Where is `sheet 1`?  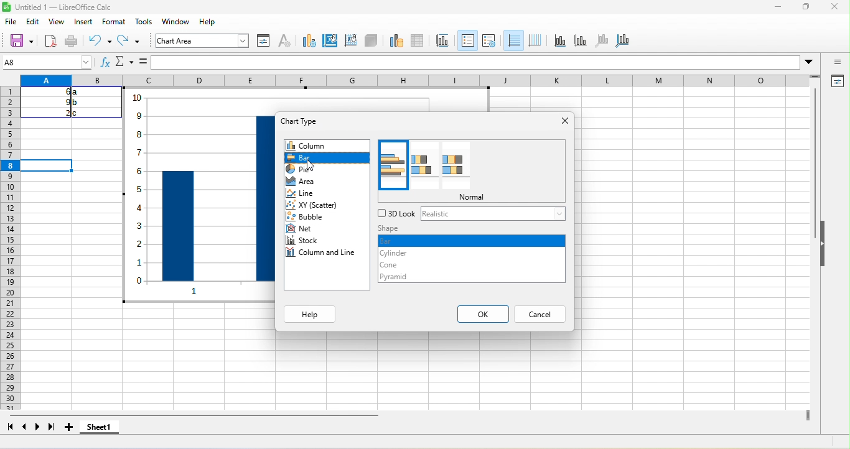 sheet 1 is located at coordinates (100, 426).